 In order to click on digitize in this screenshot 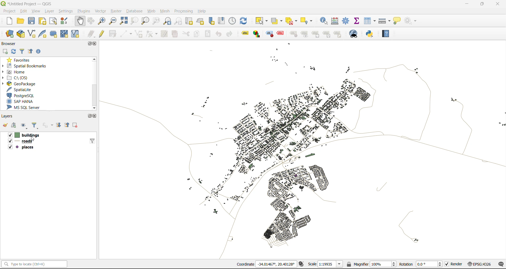, I will do `click(124, 34)`.